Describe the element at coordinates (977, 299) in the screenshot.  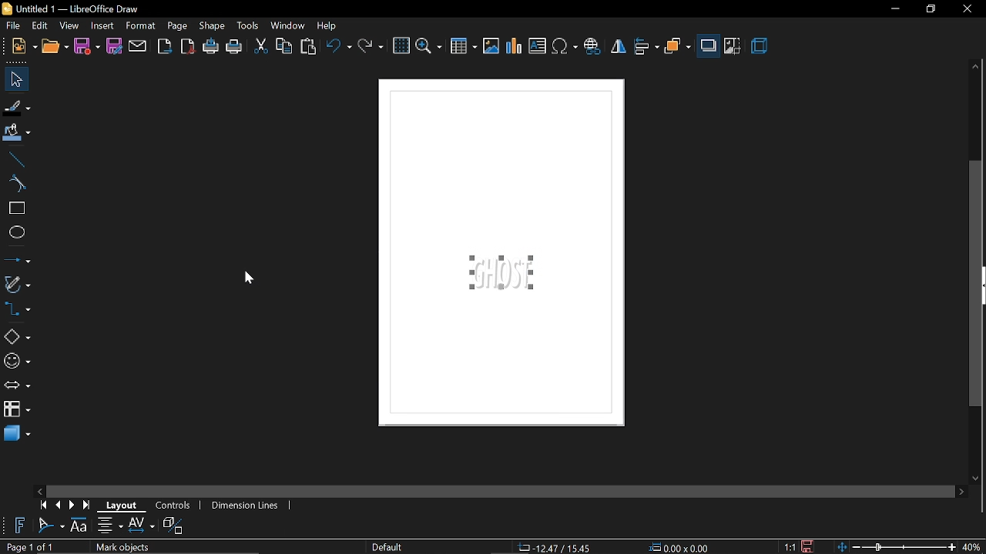
I see `vertical scrollbar` at that location.